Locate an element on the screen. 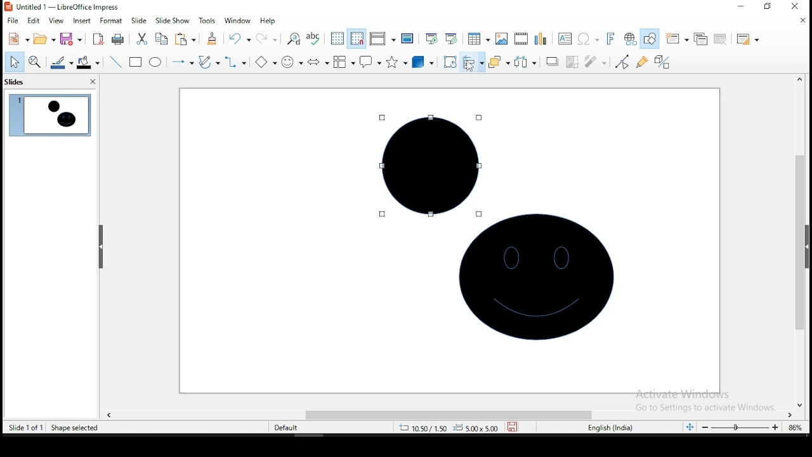 The height and width of the screenshot is (457, 812). display grid is located at coordinates (337, 39).